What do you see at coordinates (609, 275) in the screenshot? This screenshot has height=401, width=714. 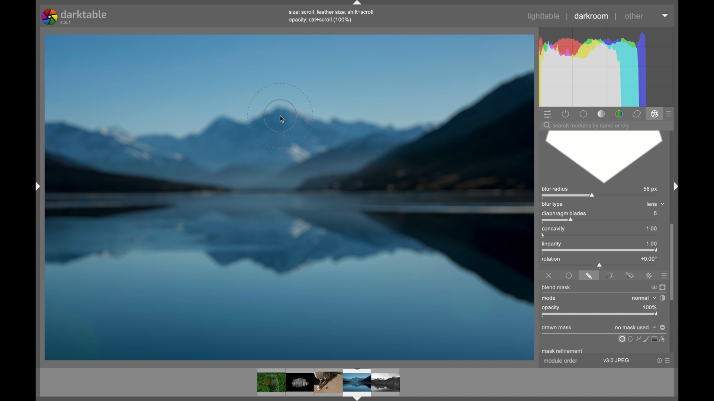 I see `parametricamsk` at bounding box center [609, 275].